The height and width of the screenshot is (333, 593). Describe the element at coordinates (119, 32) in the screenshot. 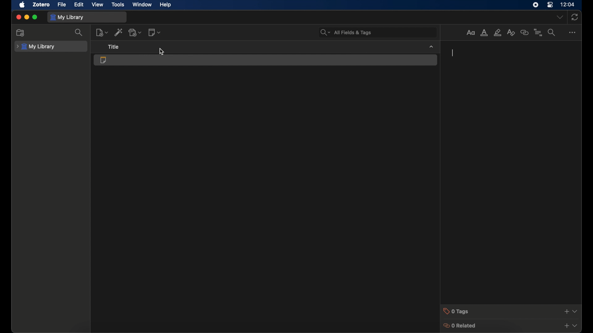

I see `add items by identifier` at that location.